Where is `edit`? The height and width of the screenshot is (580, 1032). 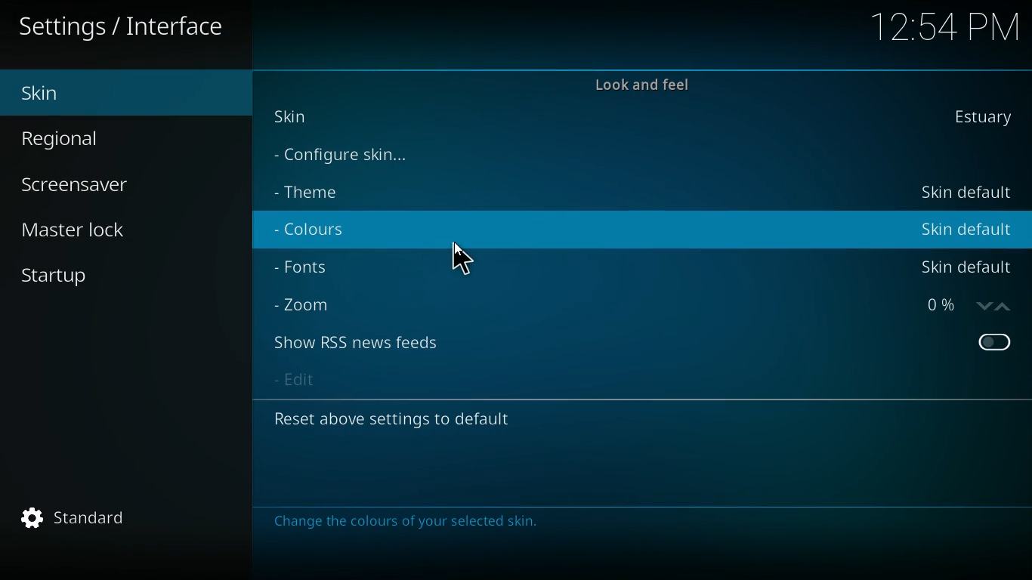 edit is located at coordinates (304, 381).